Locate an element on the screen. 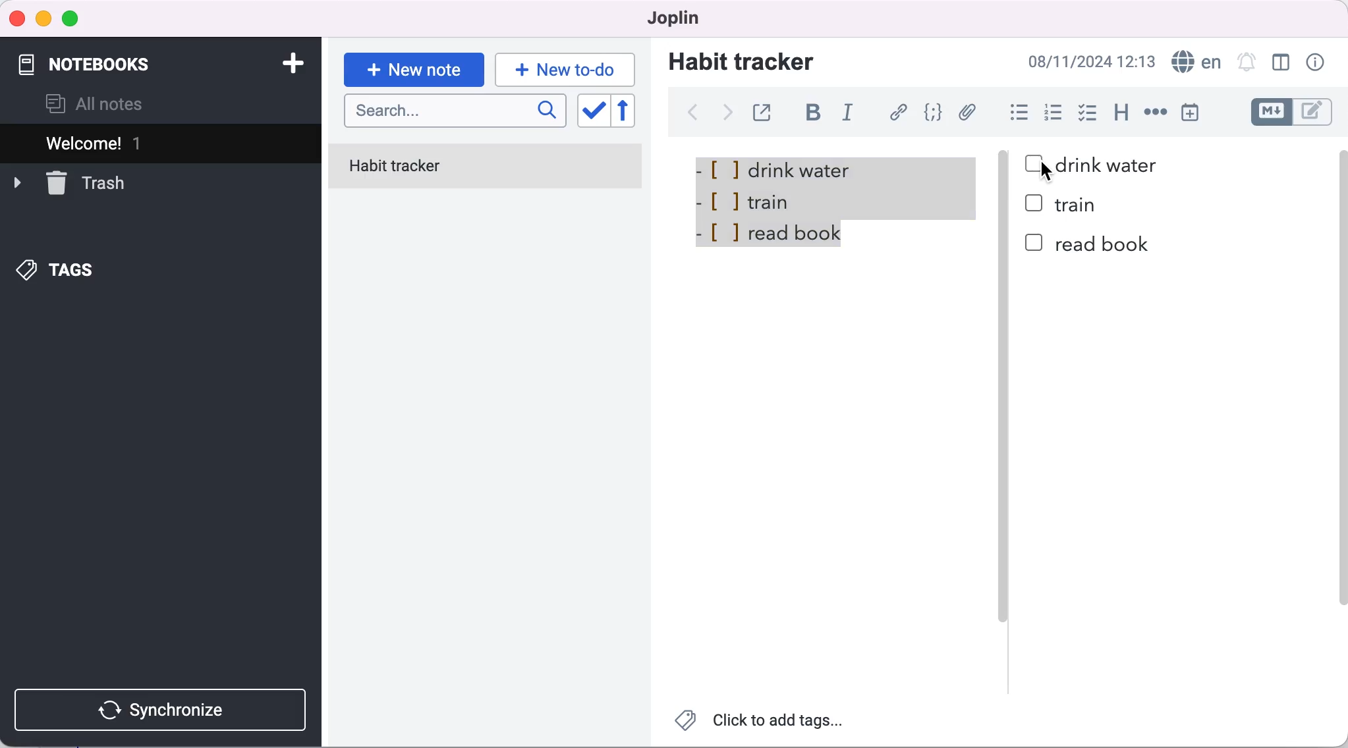 This screenshot has height=748, width=1348. maximize is located at coordinates (73, 20).